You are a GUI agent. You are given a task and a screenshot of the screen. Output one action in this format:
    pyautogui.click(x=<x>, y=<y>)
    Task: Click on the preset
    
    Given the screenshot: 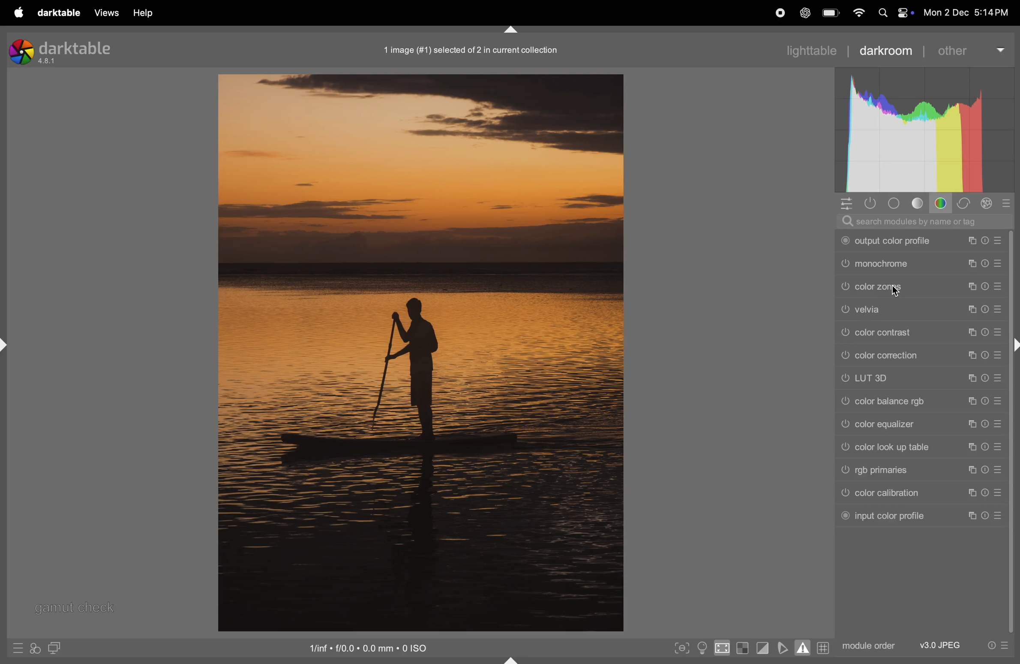 What is the action you would take?
    pyautogui.click(x=984, y=263)
    